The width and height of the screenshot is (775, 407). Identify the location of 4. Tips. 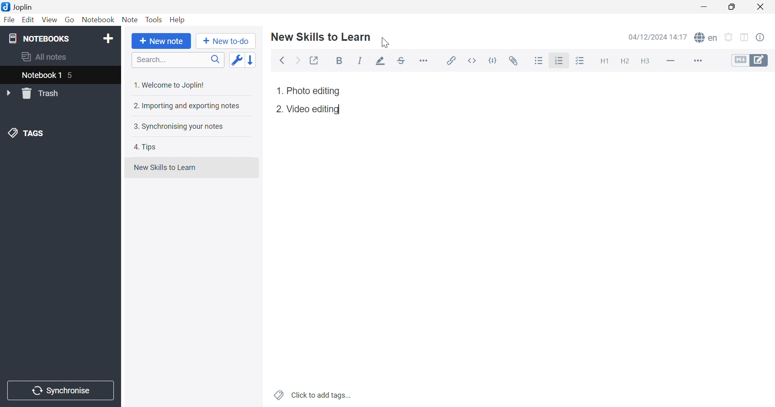
(145, 147).